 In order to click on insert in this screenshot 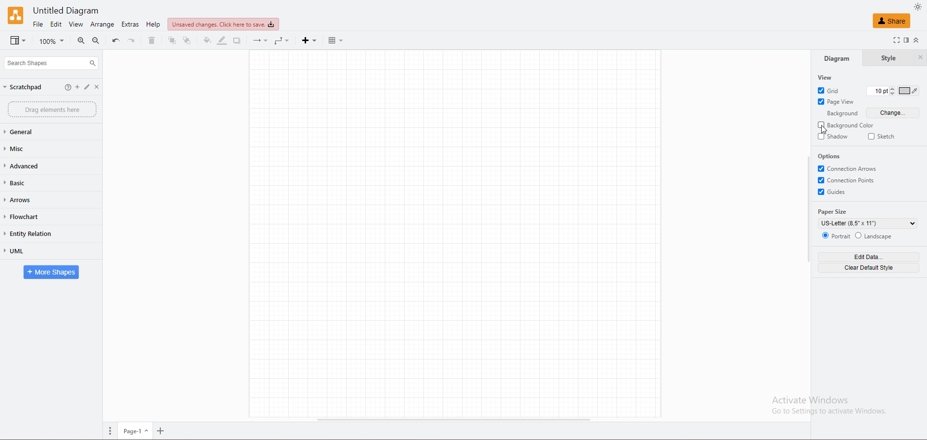, I will do `click(309, 41)`.